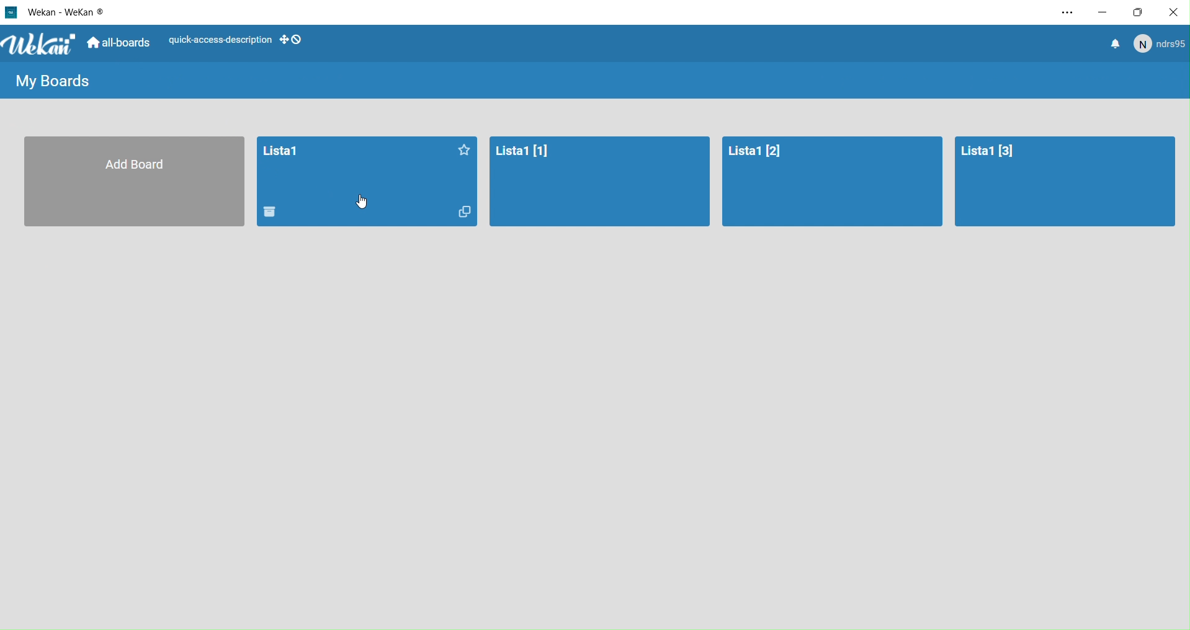 Image resolution: width=1190 pixels, height=630 pixels. I want to click on Box, so click(1140, 11).